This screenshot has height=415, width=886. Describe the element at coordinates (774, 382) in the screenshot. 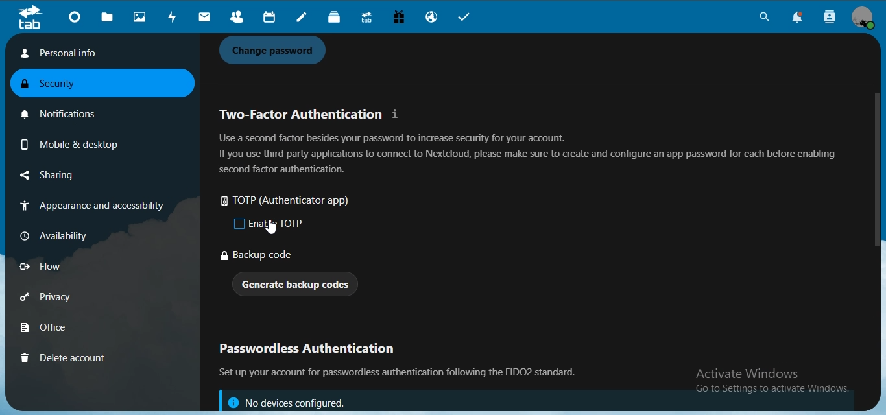

I see `Activate Windows
Go to Settings to activate Windows.` at that location.